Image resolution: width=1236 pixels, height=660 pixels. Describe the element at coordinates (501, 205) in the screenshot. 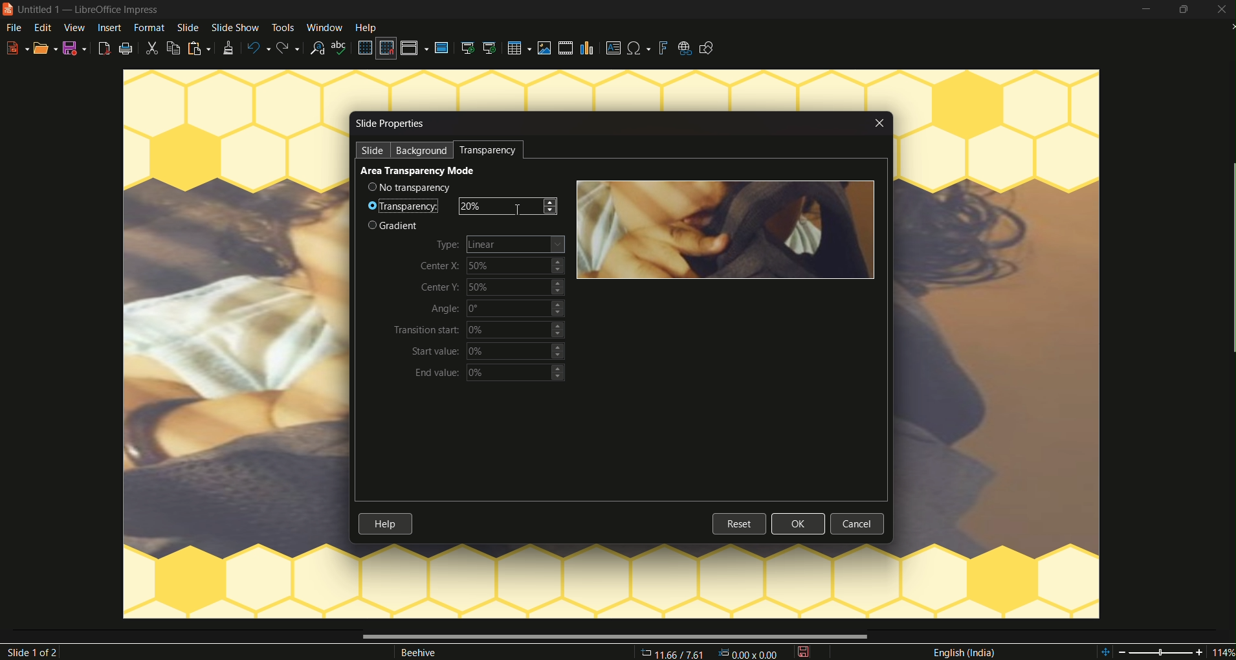

I see `20%` at that location.